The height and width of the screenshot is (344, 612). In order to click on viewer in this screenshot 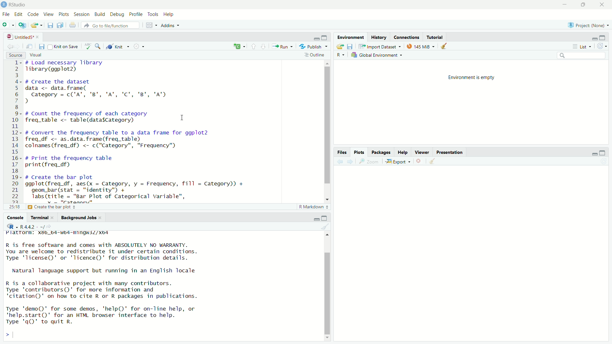, I will do `click(422, 153)`.